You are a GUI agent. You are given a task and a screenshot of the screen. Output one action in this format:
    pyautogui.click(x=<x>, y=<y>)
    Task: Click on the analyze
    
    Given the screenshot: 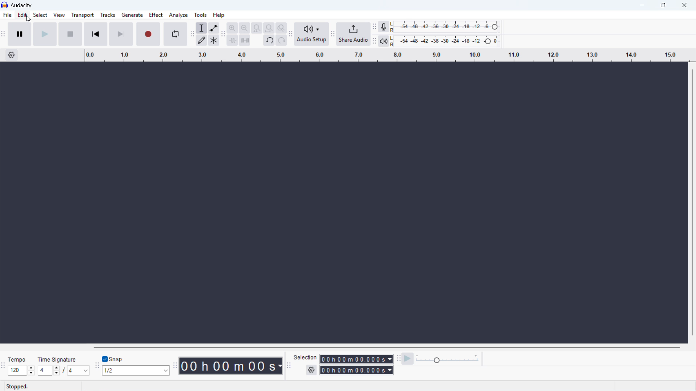 What is the action you would take?
    pyautogui.click(x=179, y=15)
    